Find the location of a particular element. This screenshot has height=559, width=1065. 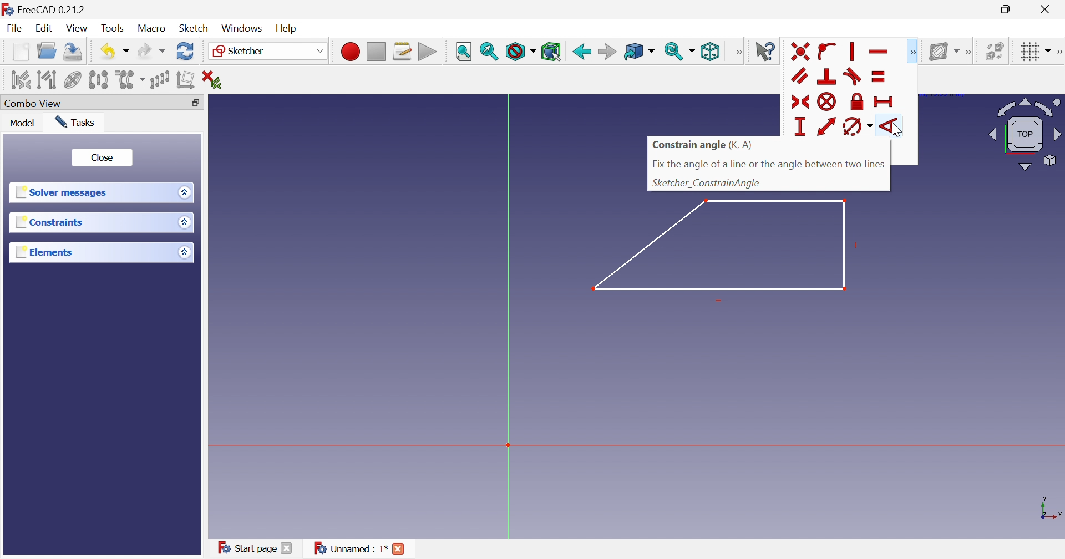

Show virtual space is located at coordinates (994, 50).